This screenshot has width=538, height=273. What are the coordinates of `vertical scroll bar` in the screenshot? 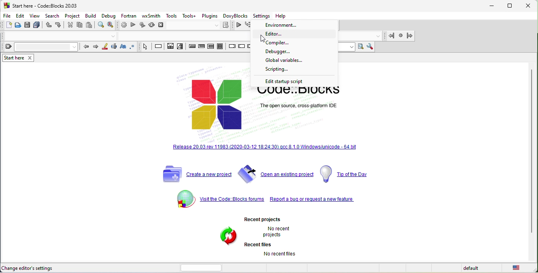 It's located at (531, 152).